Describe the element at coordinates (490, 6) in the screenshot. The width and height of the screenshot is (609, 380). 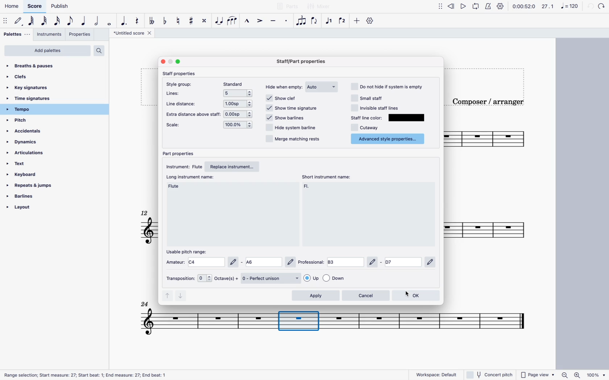
I see `metronome` at that location.